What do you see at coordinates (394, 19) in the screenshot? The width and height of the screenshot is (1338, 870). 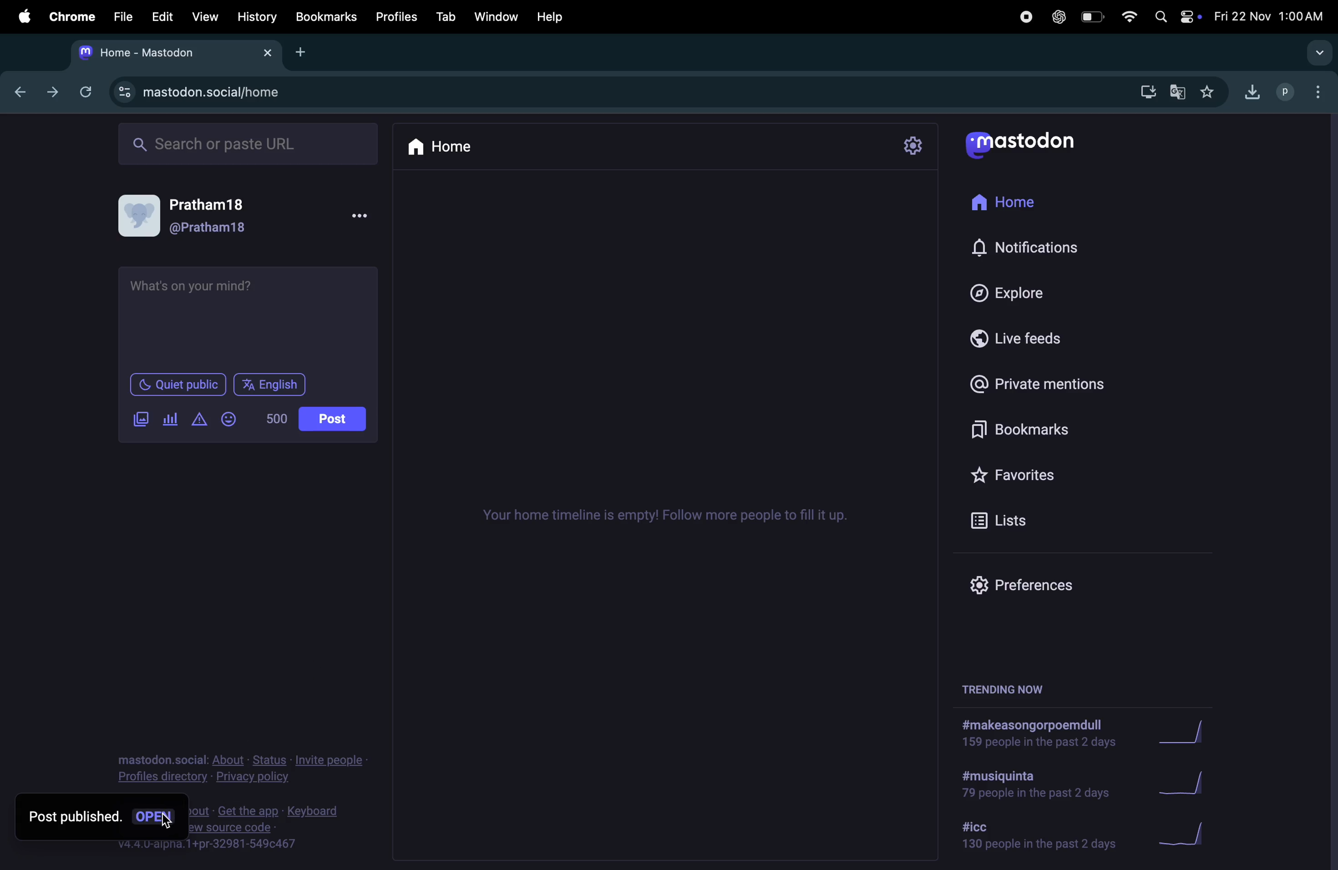 I see `` at bounding box center [394, 19].